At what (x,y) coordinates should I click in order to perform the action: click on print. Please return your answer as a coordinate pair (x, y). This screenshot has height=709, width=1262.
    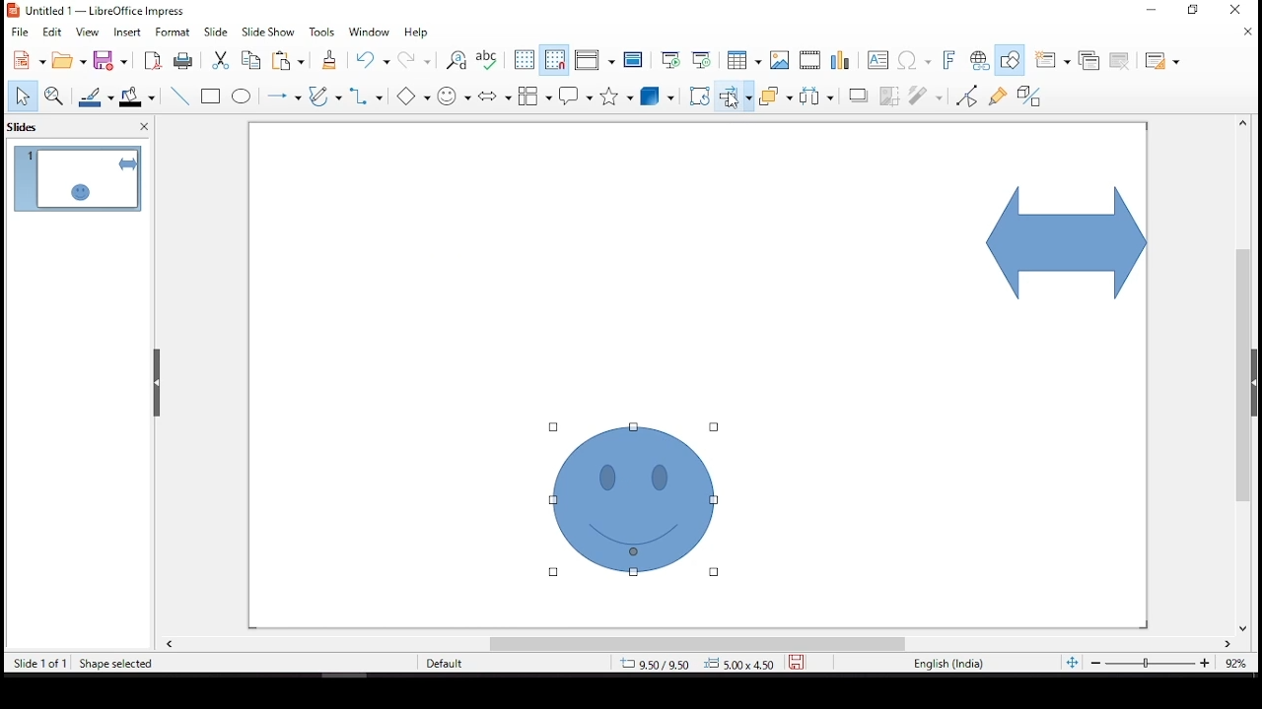
    Looking at the image, I should click on (181, 62).